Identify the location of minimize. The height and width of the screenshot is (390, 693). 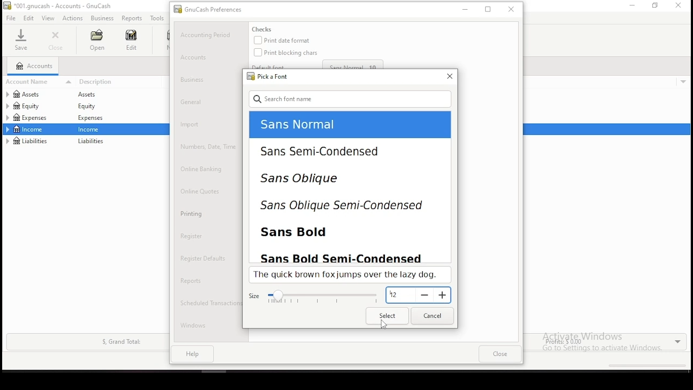
(631, 5).